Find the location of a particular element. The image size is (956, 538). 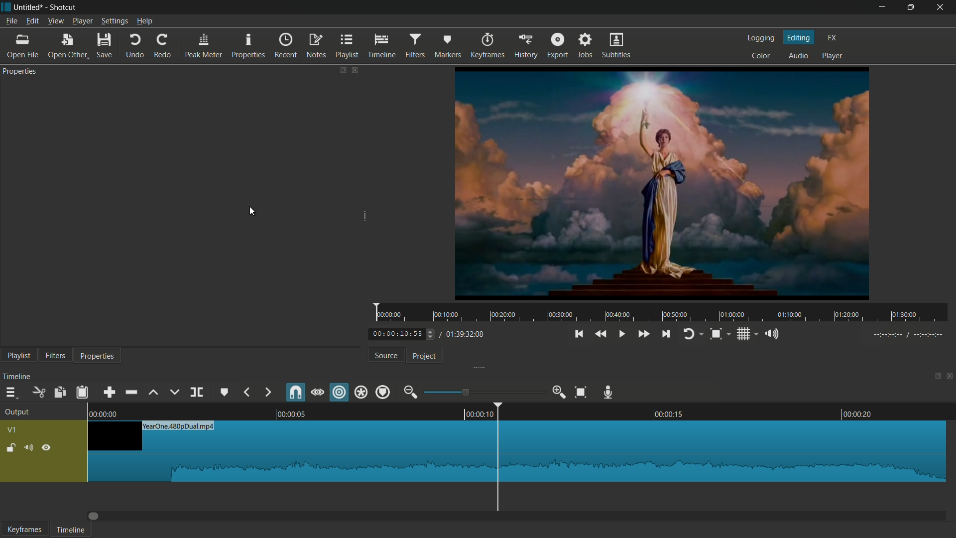

show volume control is located at coordinates (772, 334).